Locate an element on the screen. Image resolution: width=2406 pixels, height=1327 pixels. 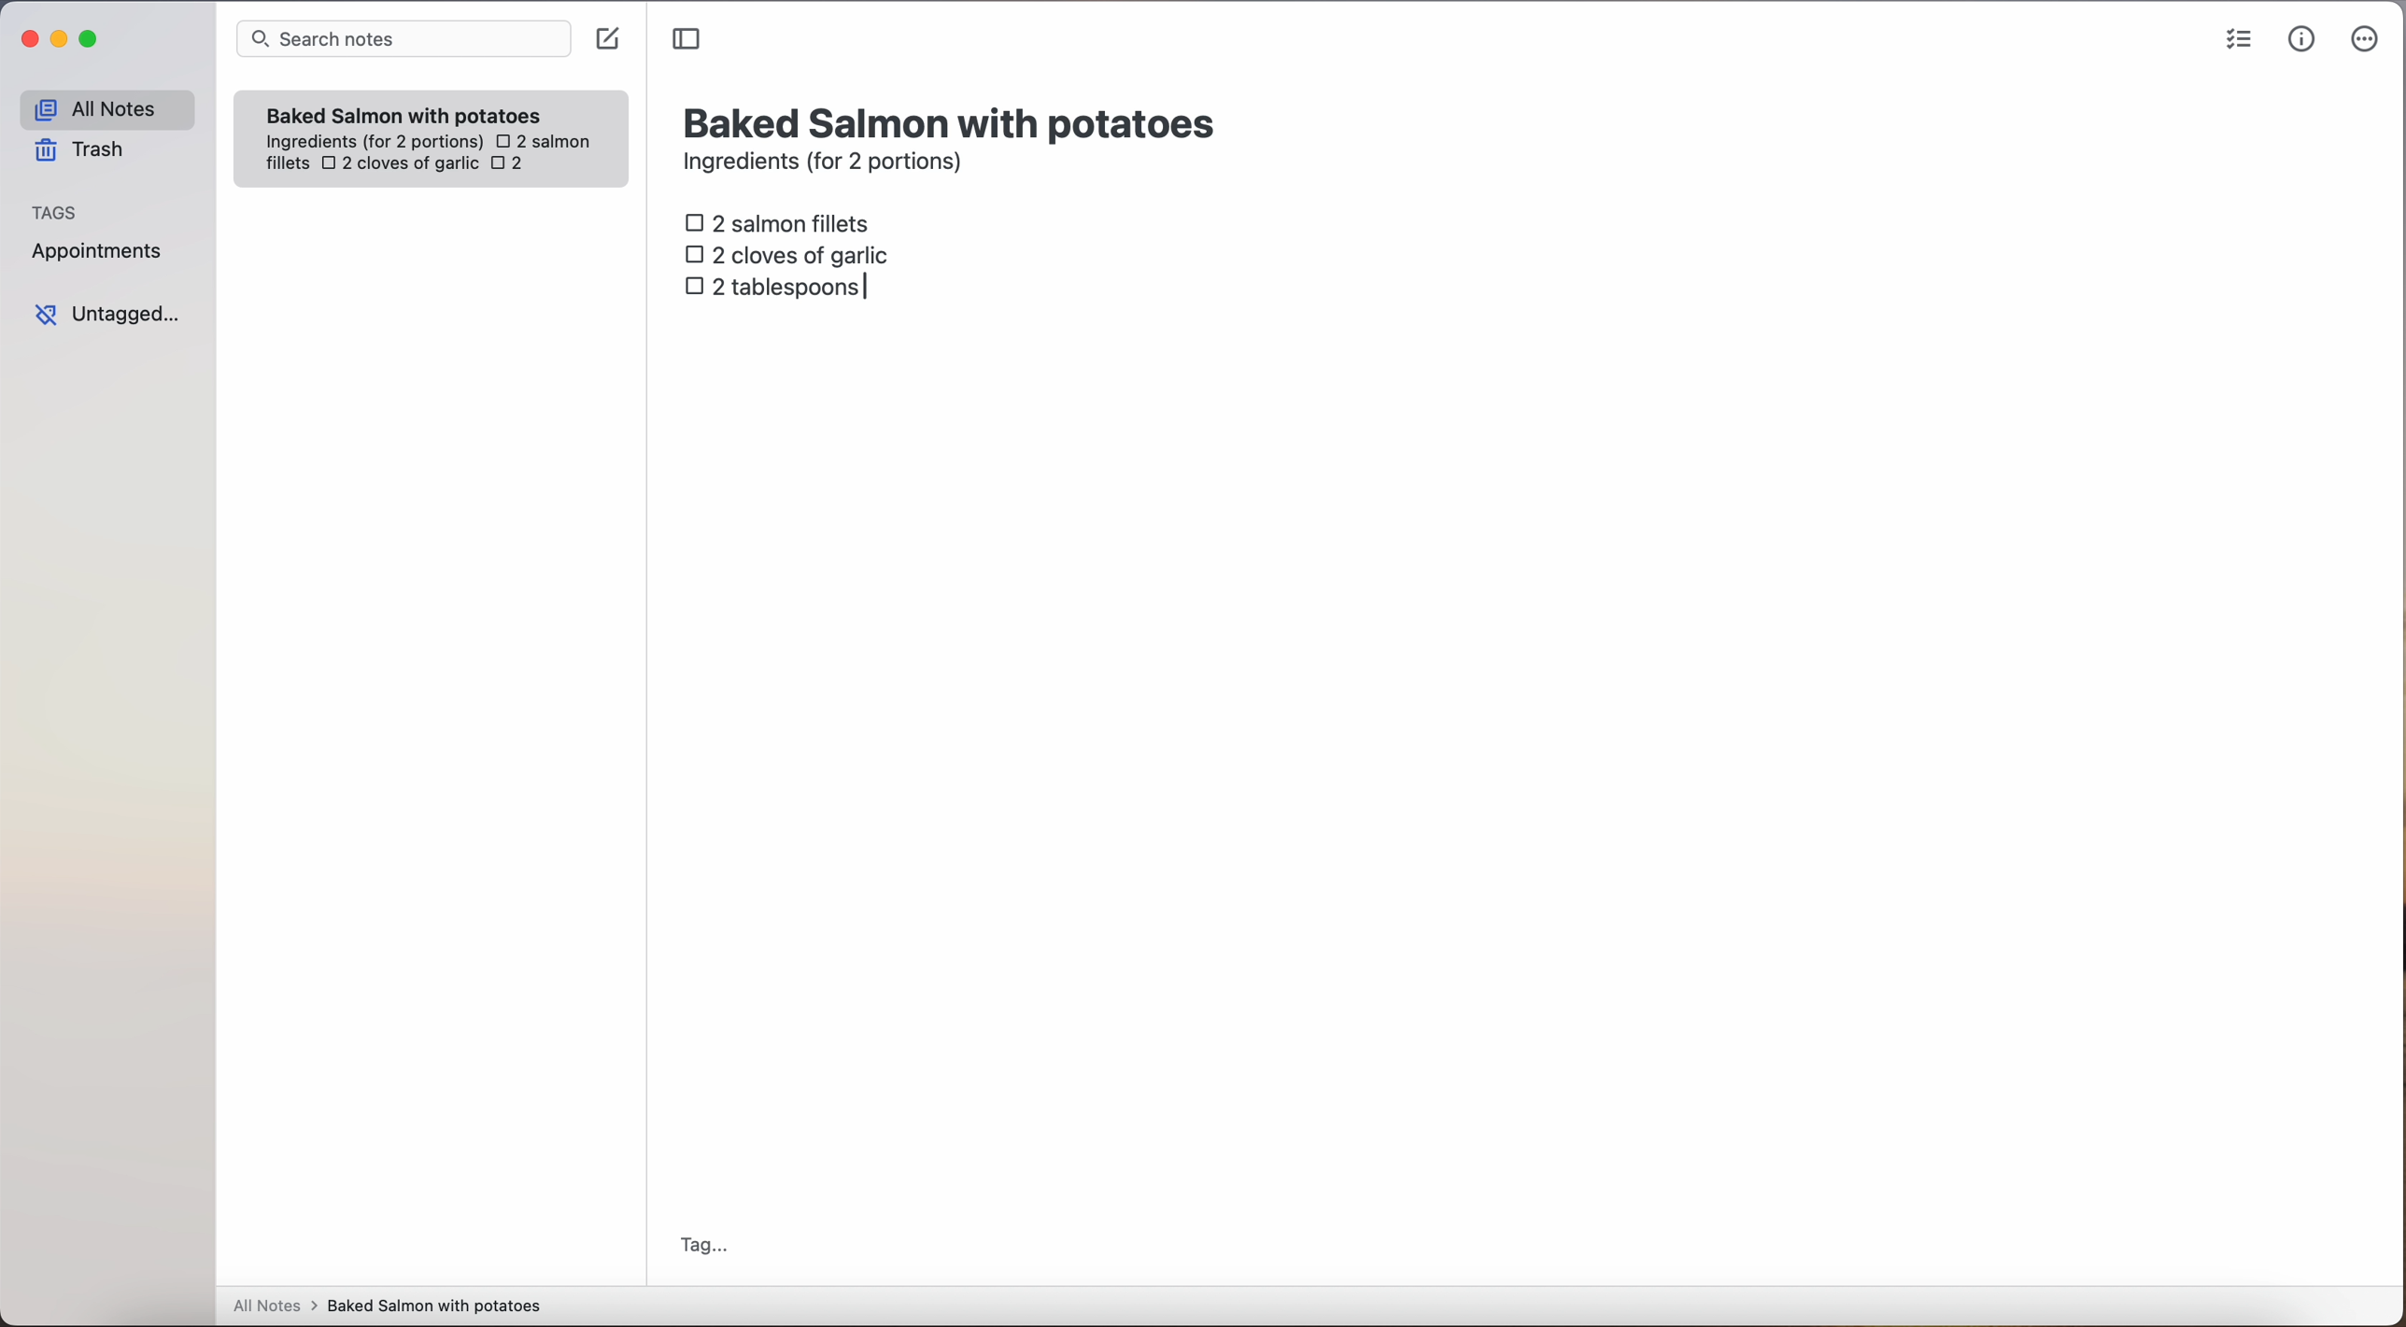
tag is located at coordinates (702, 1248).